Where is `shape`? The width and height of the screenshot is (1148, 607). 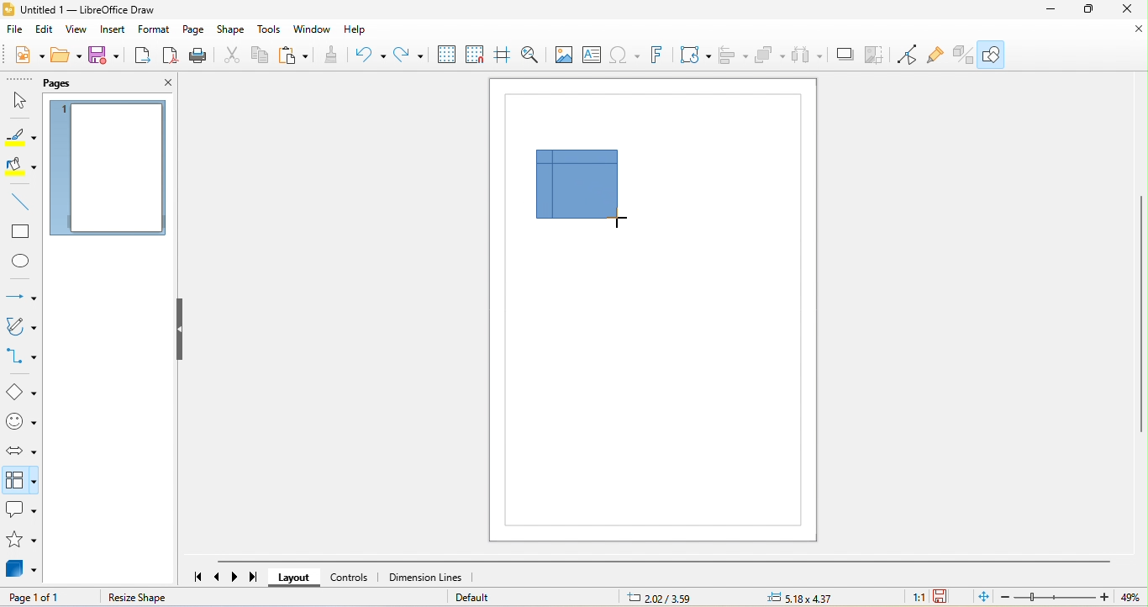 shape is located at coordinates (232, 30).